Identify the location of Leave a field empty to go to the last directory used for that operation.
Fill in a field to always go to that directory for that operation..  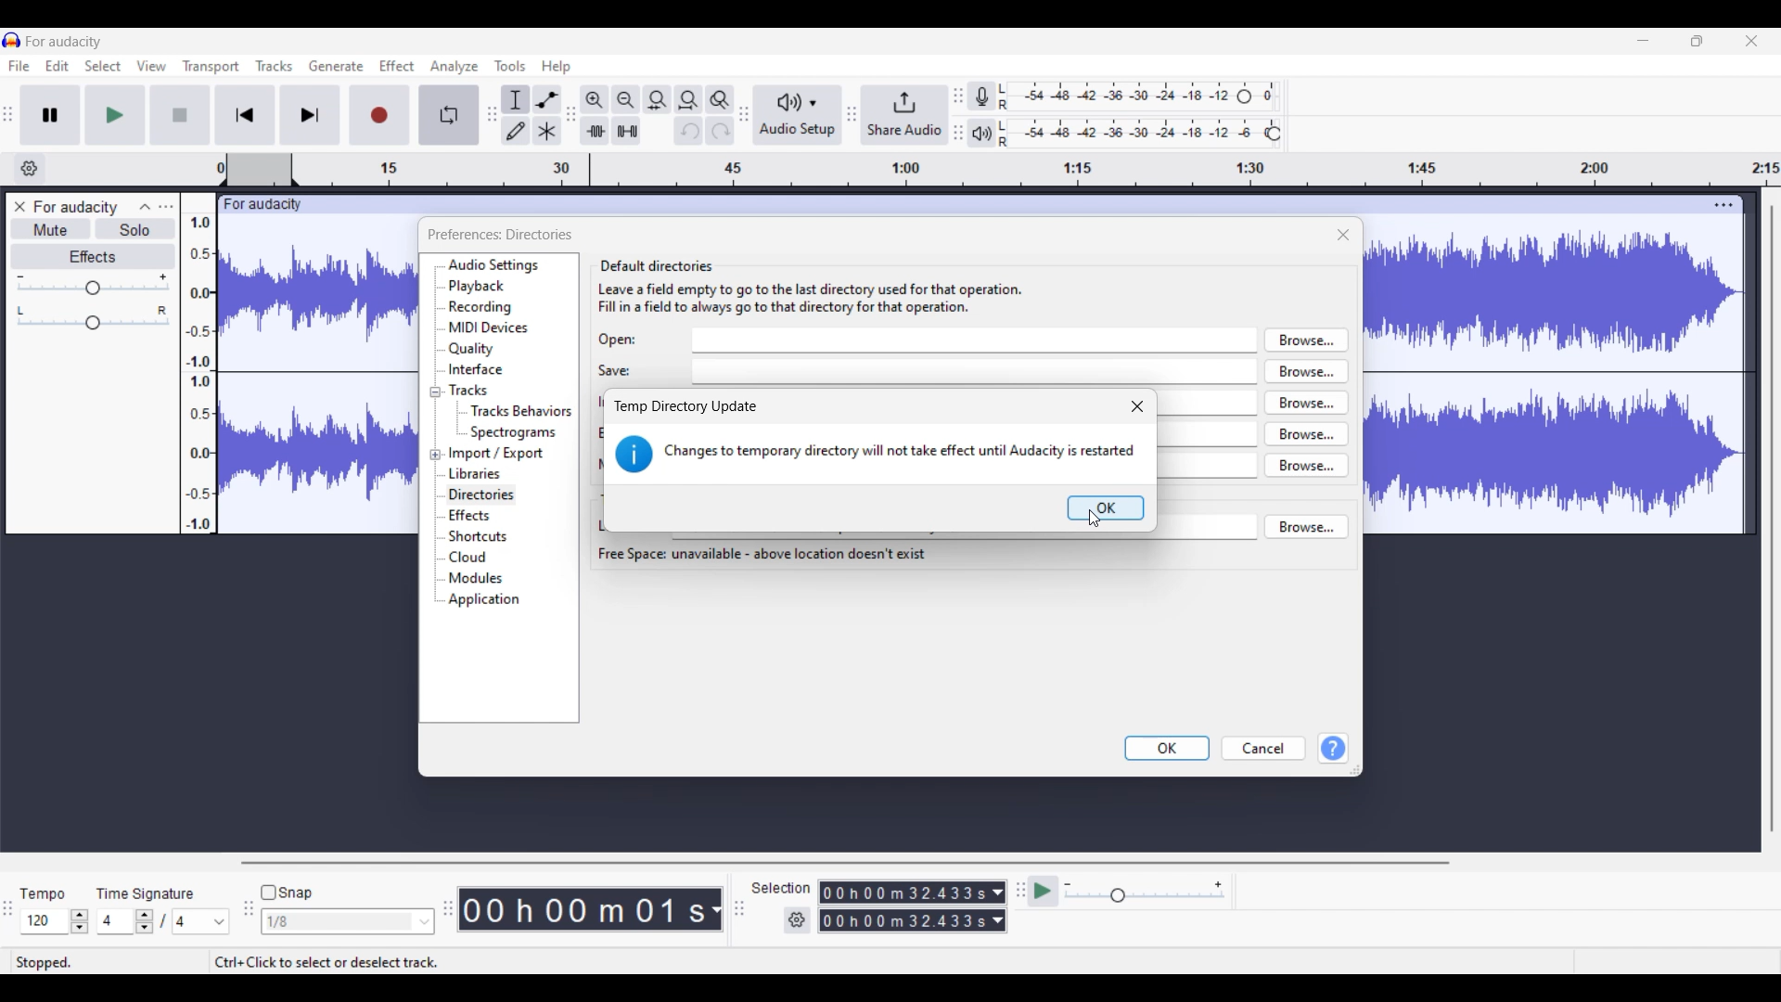
(811, 299).